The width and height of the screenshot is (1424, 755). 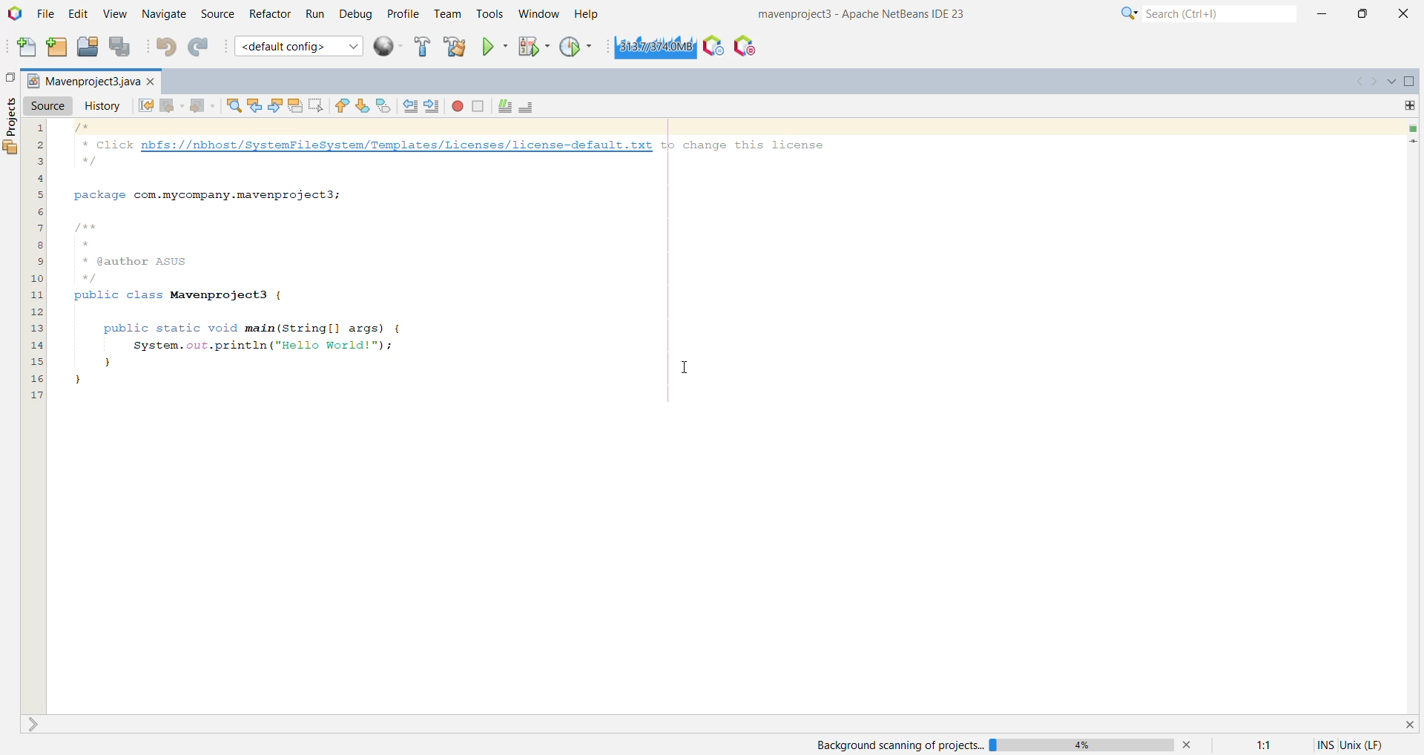 I want to click on Next Bookmark, so click(x=363, y=106).